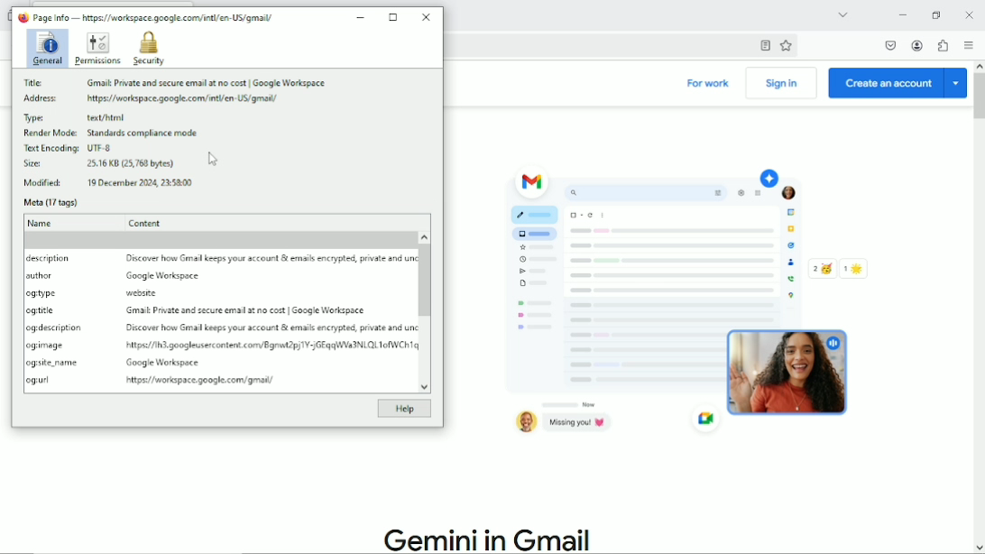 Image resolution: width=985 pixels, height=554 pixels. I want to click on https://google.netcontent.com/, so click(272, 346).